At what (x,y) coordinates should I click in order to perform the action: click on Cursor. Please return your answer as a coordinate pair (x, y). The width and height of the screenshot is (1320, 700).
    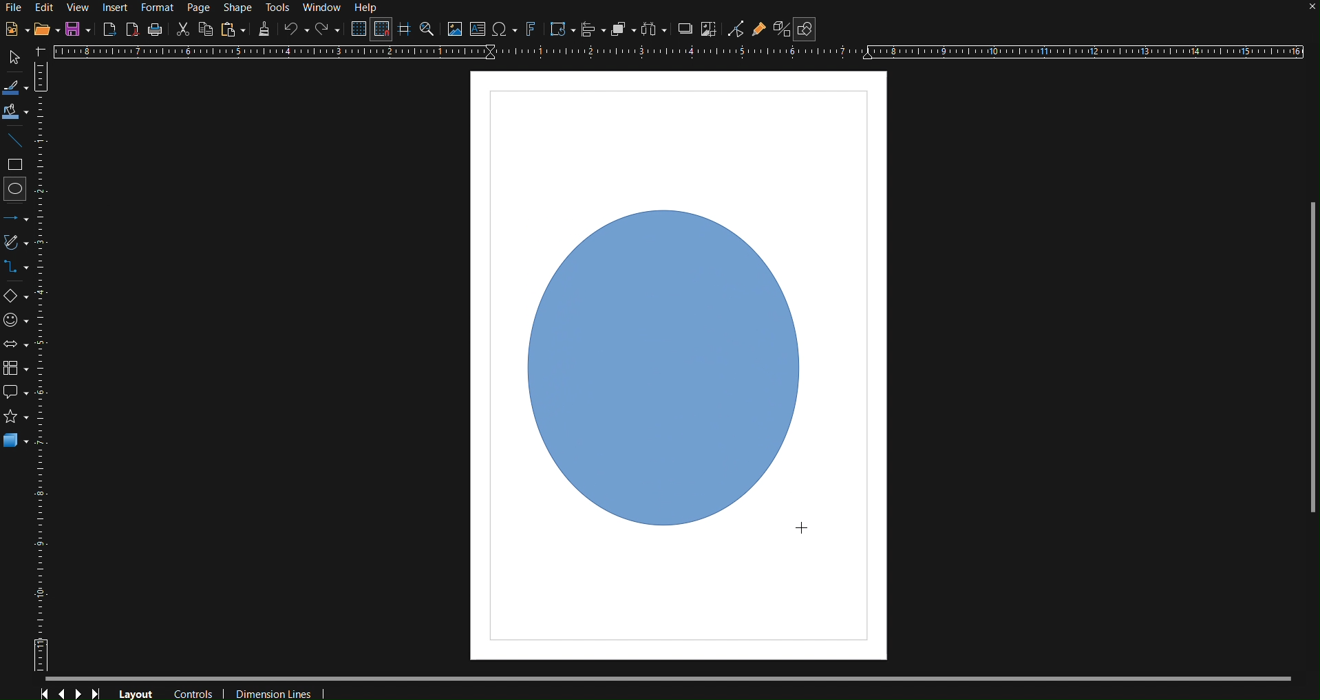
    Looking at the image, I should click on (802, 535).